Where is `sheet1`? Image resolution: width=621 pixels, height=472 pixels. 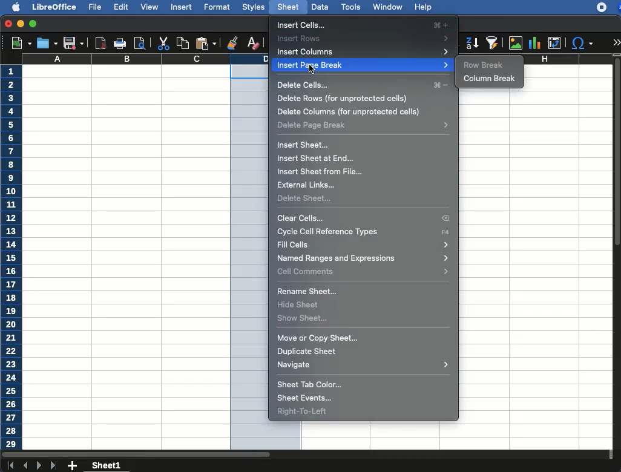 sheet1 is located at coordinates (107, 466).